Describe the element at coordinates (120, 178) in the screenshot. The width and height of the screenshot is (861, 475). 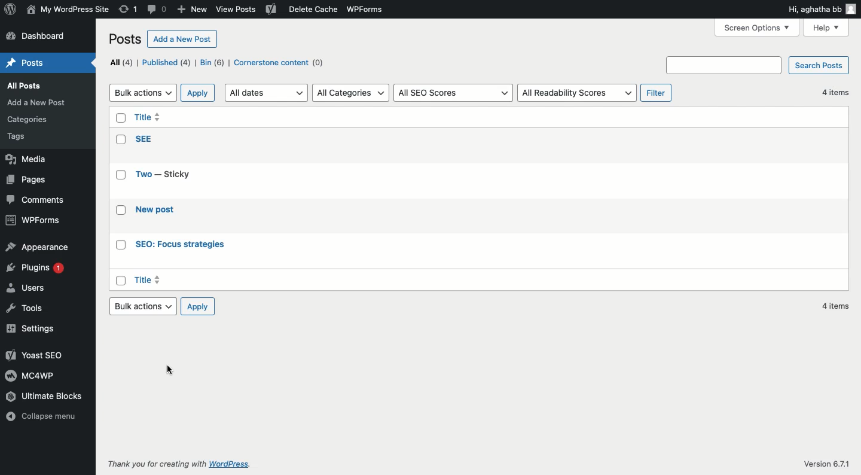
I see `Checkbox` at that location.